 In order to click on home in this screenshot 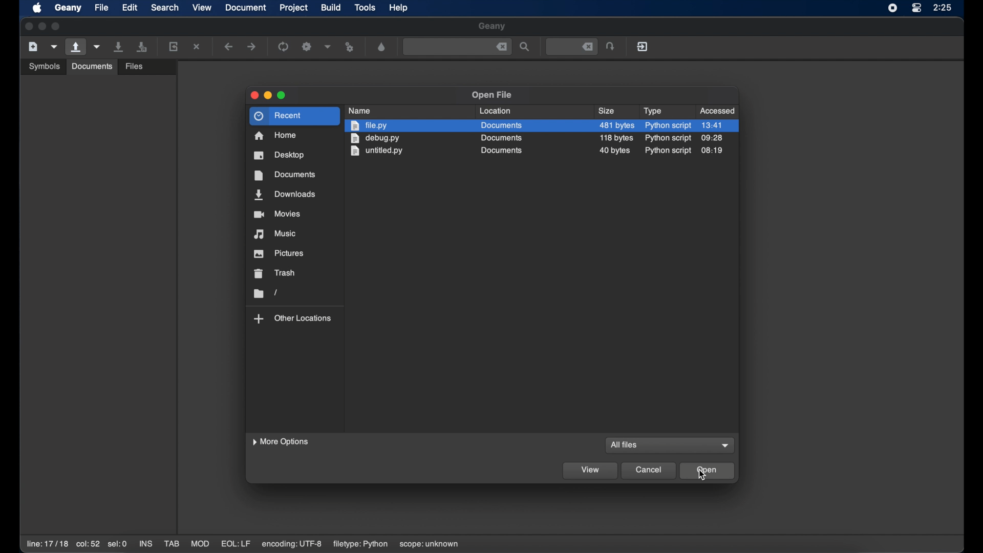, I will do `click(276, 136)`.